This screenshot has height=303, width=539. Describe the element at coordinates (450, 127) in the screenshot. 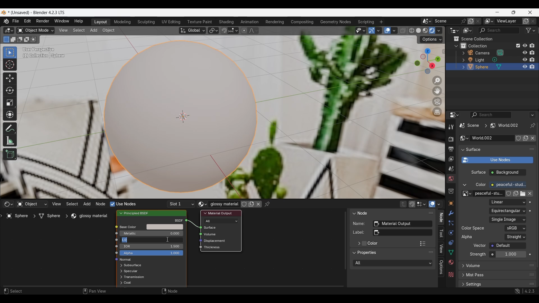

I see `Active tool and workspace settings` at that location.